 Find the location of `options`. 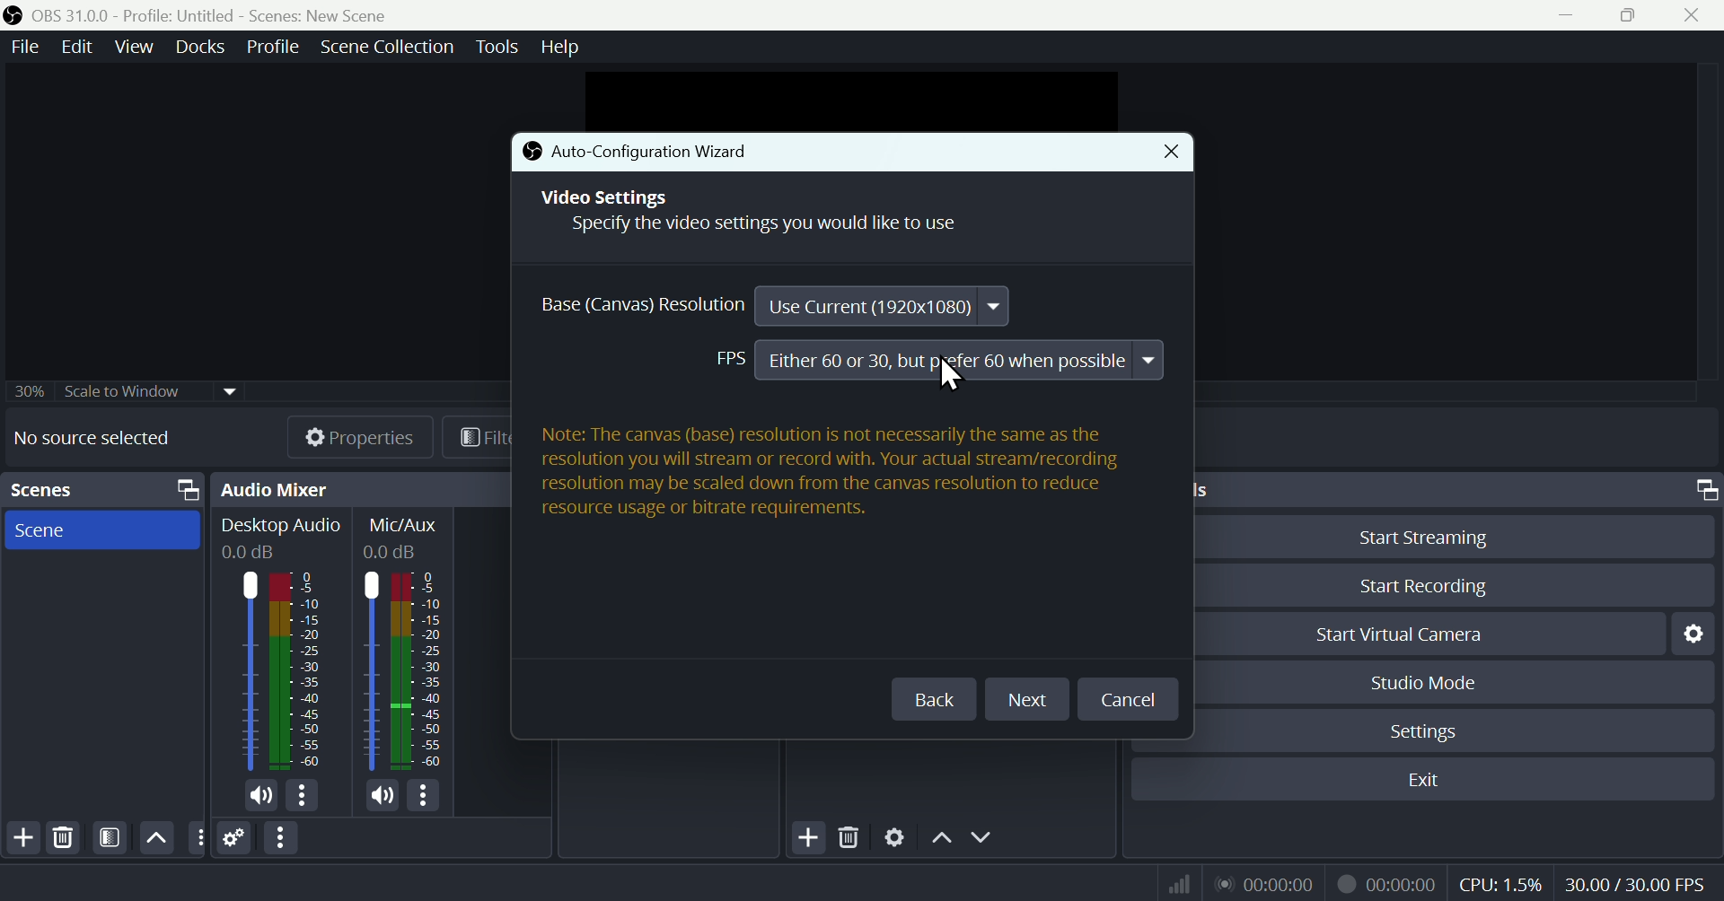

options is located at coordinates (301, 795).